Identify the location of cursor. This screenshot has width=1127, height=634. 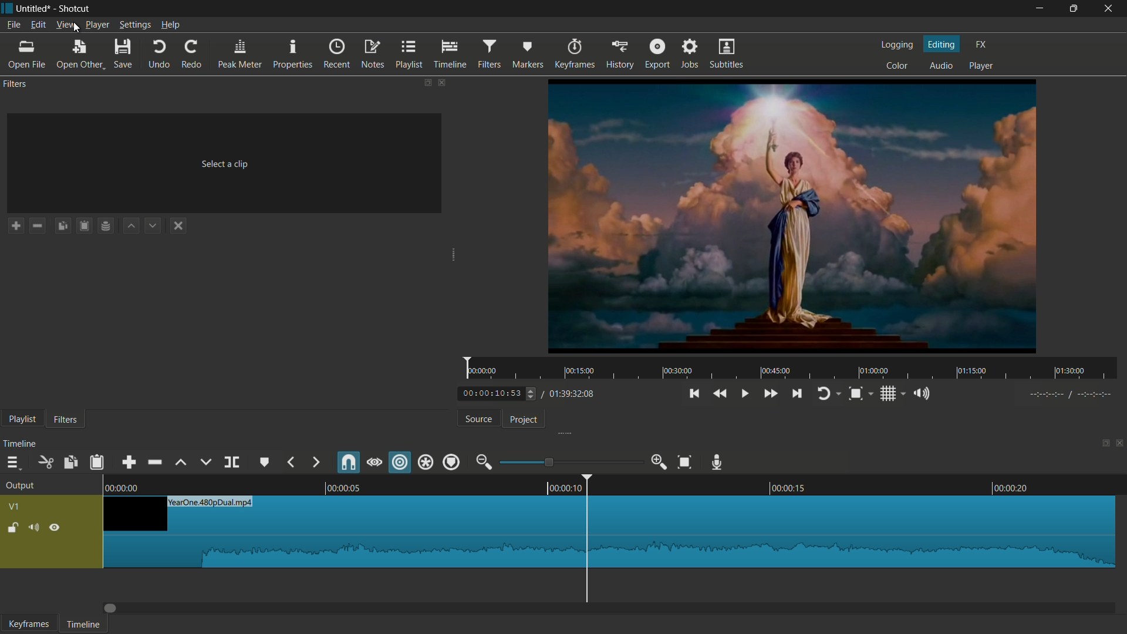
(74, 35).